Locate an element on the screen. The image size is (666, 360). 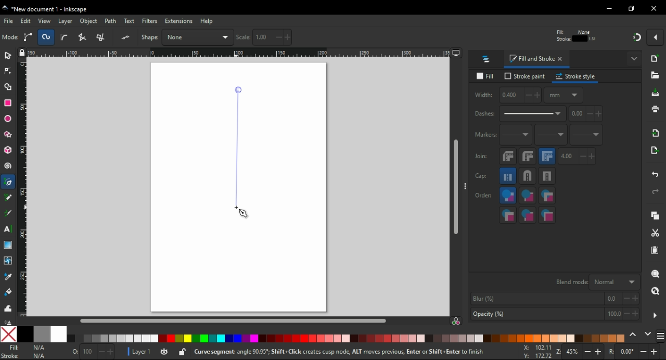
pencil is located at coordinates (8, 197).